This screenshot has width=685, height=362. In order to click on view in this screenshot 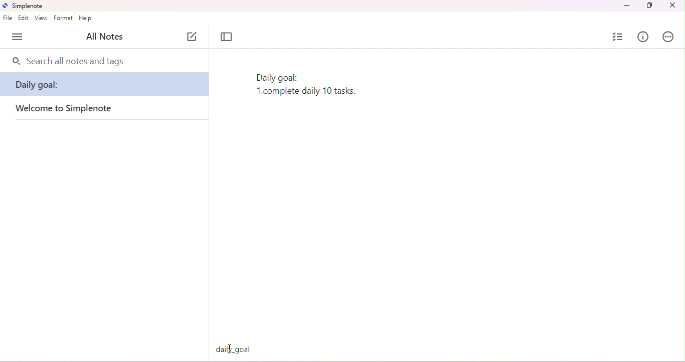, I will do `click(42, 18)`.